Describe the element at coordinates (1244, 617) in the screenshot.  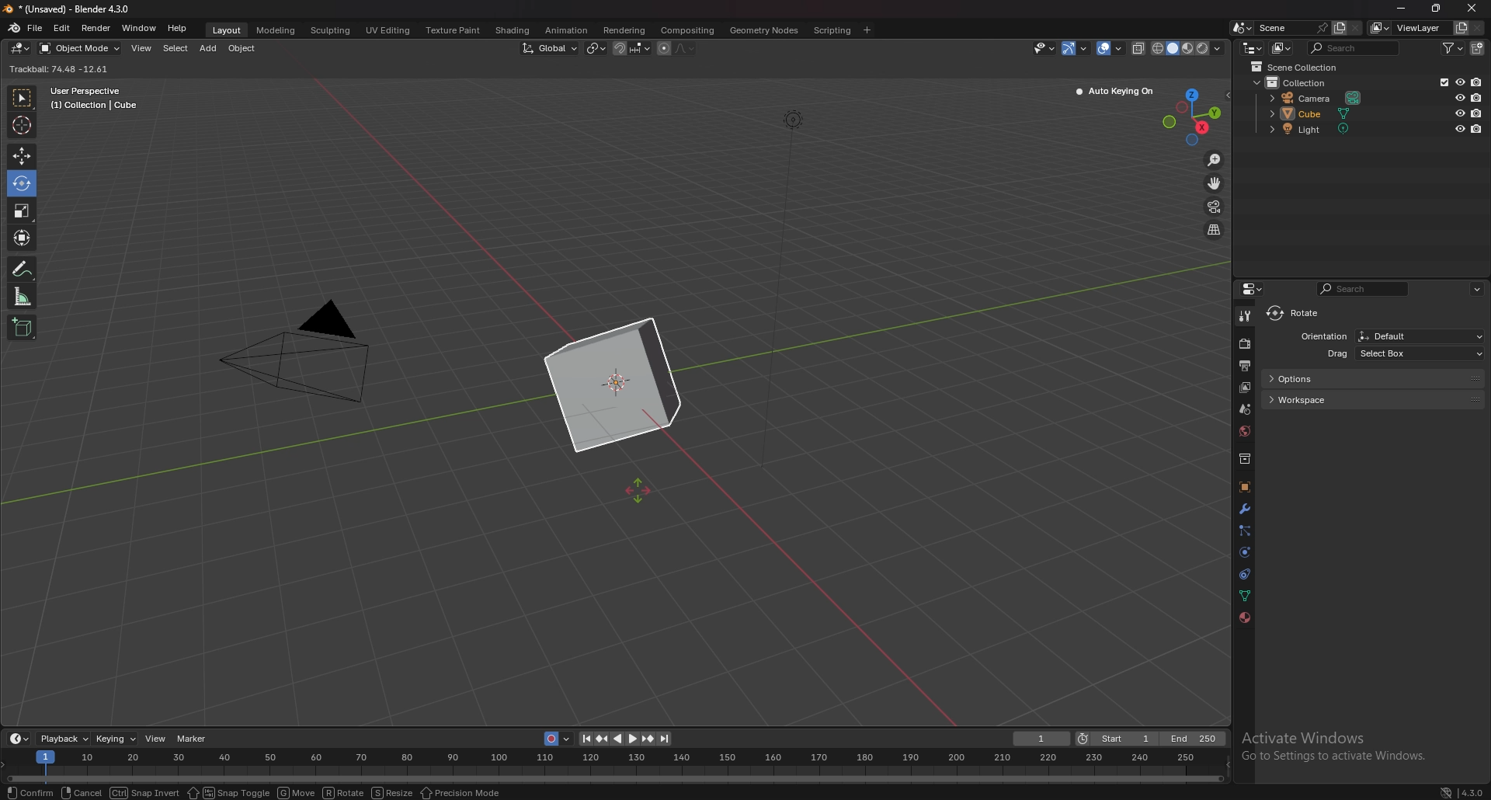
I see `material` at that location.